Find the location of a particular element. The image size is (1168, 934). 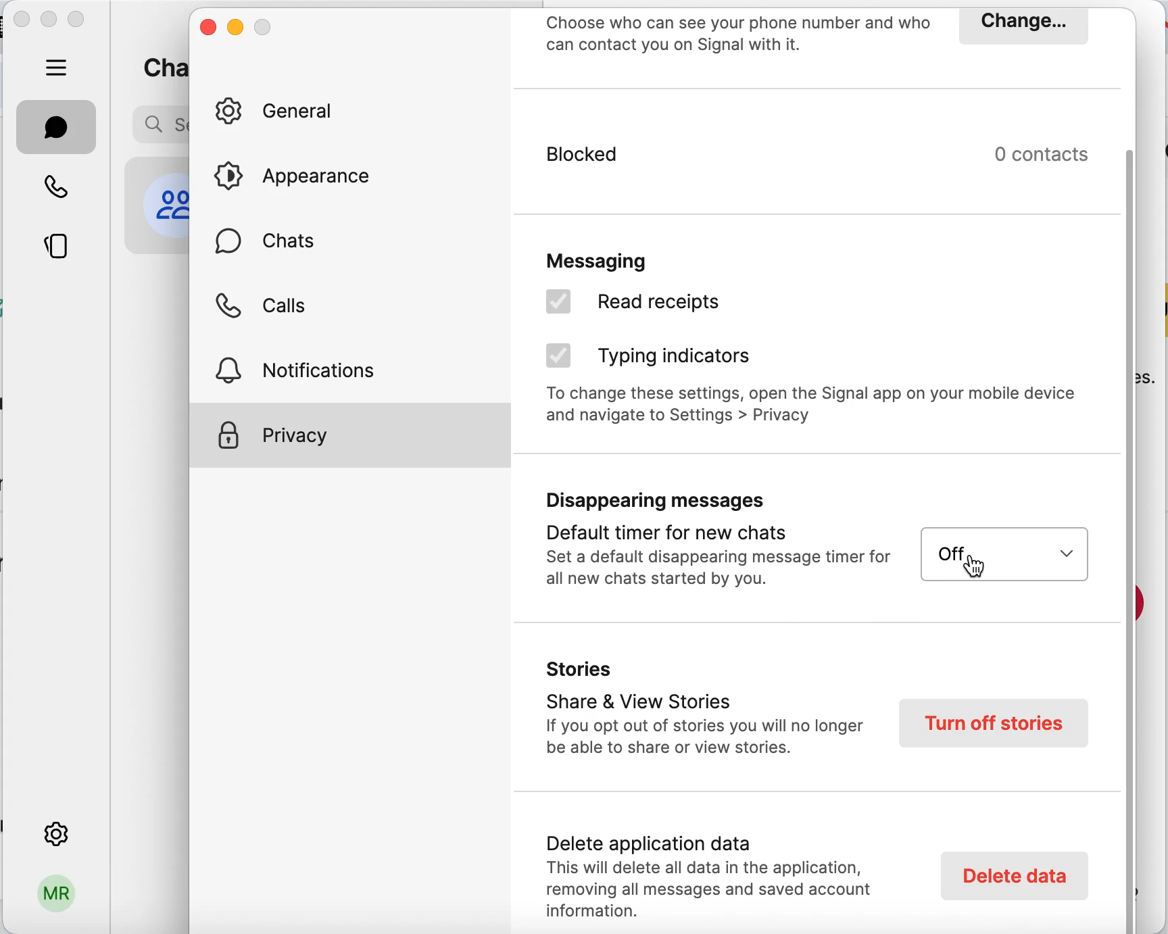

vertical scrollbar is located at coordinates (1135, 539).